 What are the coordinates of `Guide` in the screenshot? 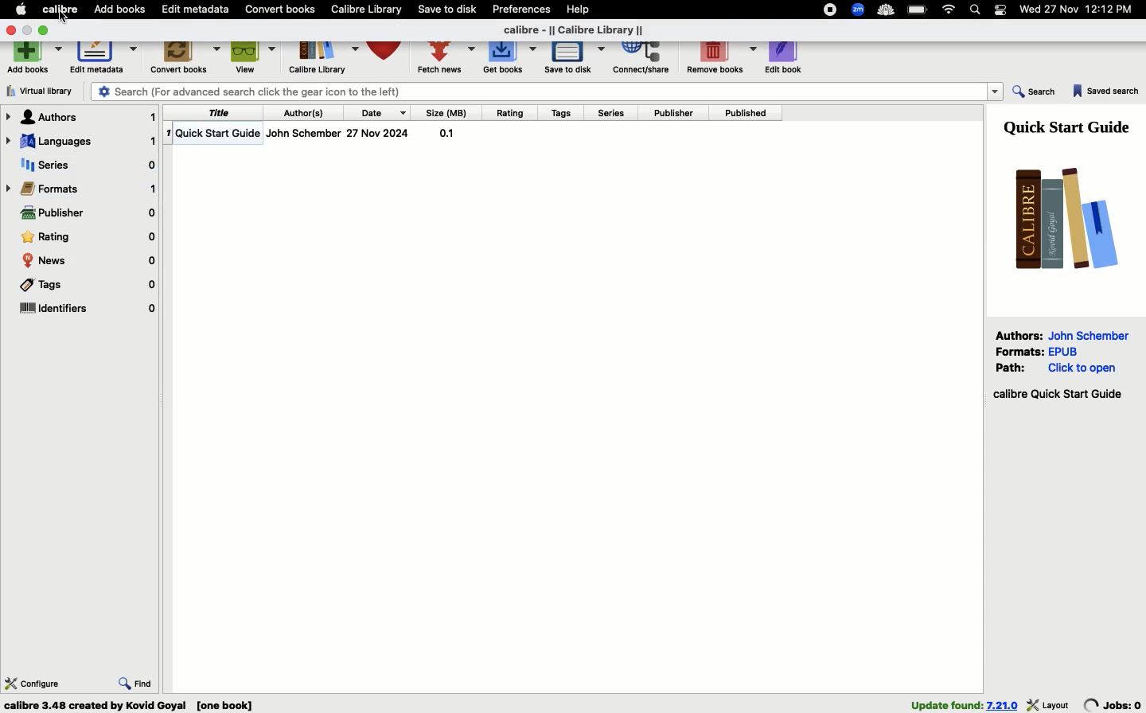 It's located at (1070, 126).